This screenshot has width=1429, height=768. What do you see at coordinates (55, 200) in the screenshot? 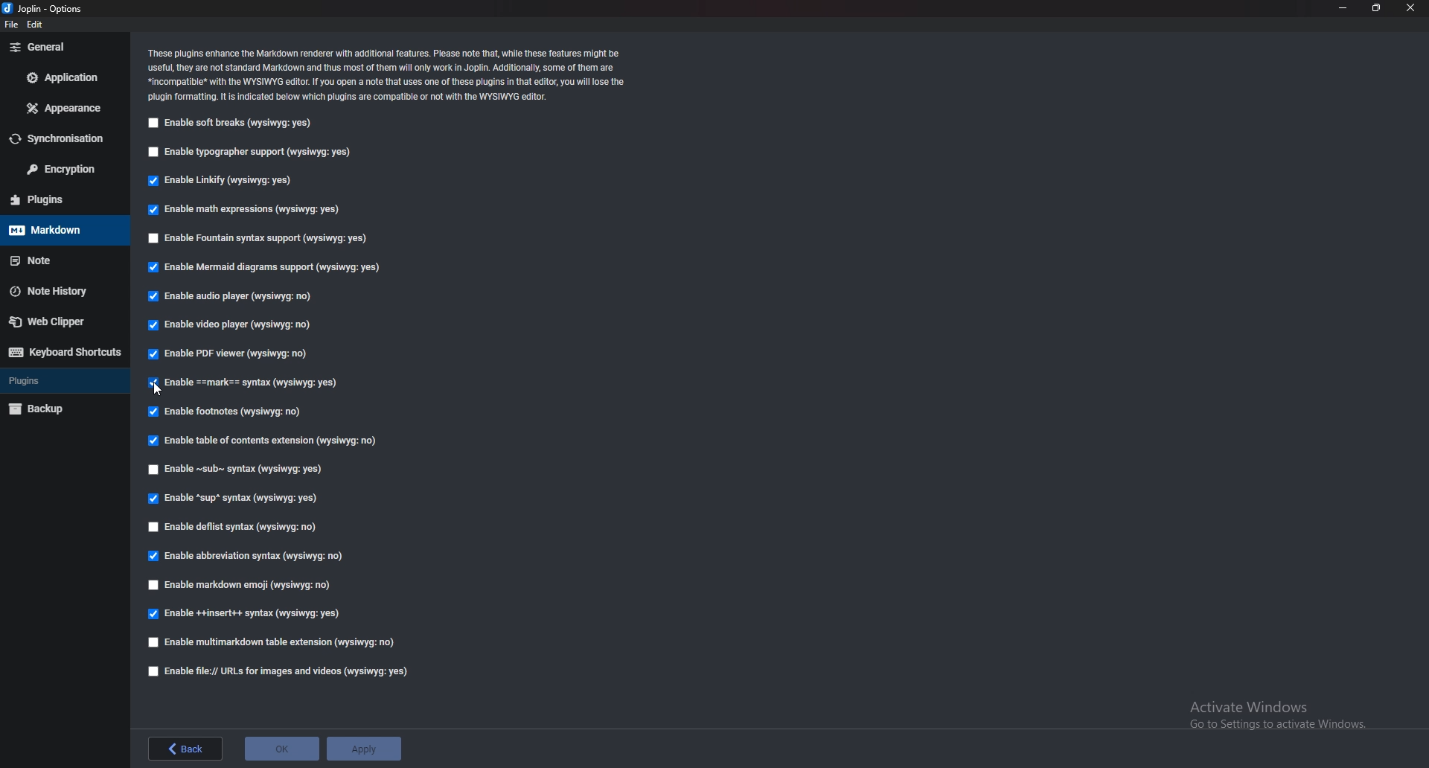
I see `Plugins` at bounding box center [55, 200].